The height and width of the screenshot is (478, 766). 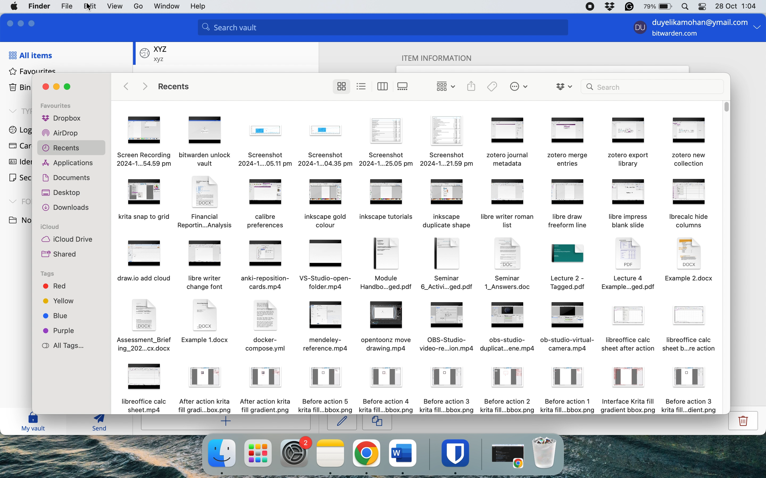 I want to click on dropbox, so click(x=62, y=120).